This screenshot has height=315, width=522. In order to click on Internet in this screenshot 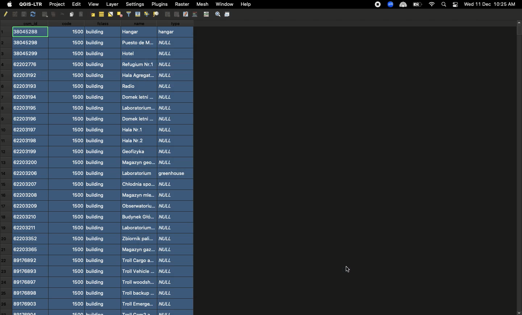, I will do `click(431, 4)`.